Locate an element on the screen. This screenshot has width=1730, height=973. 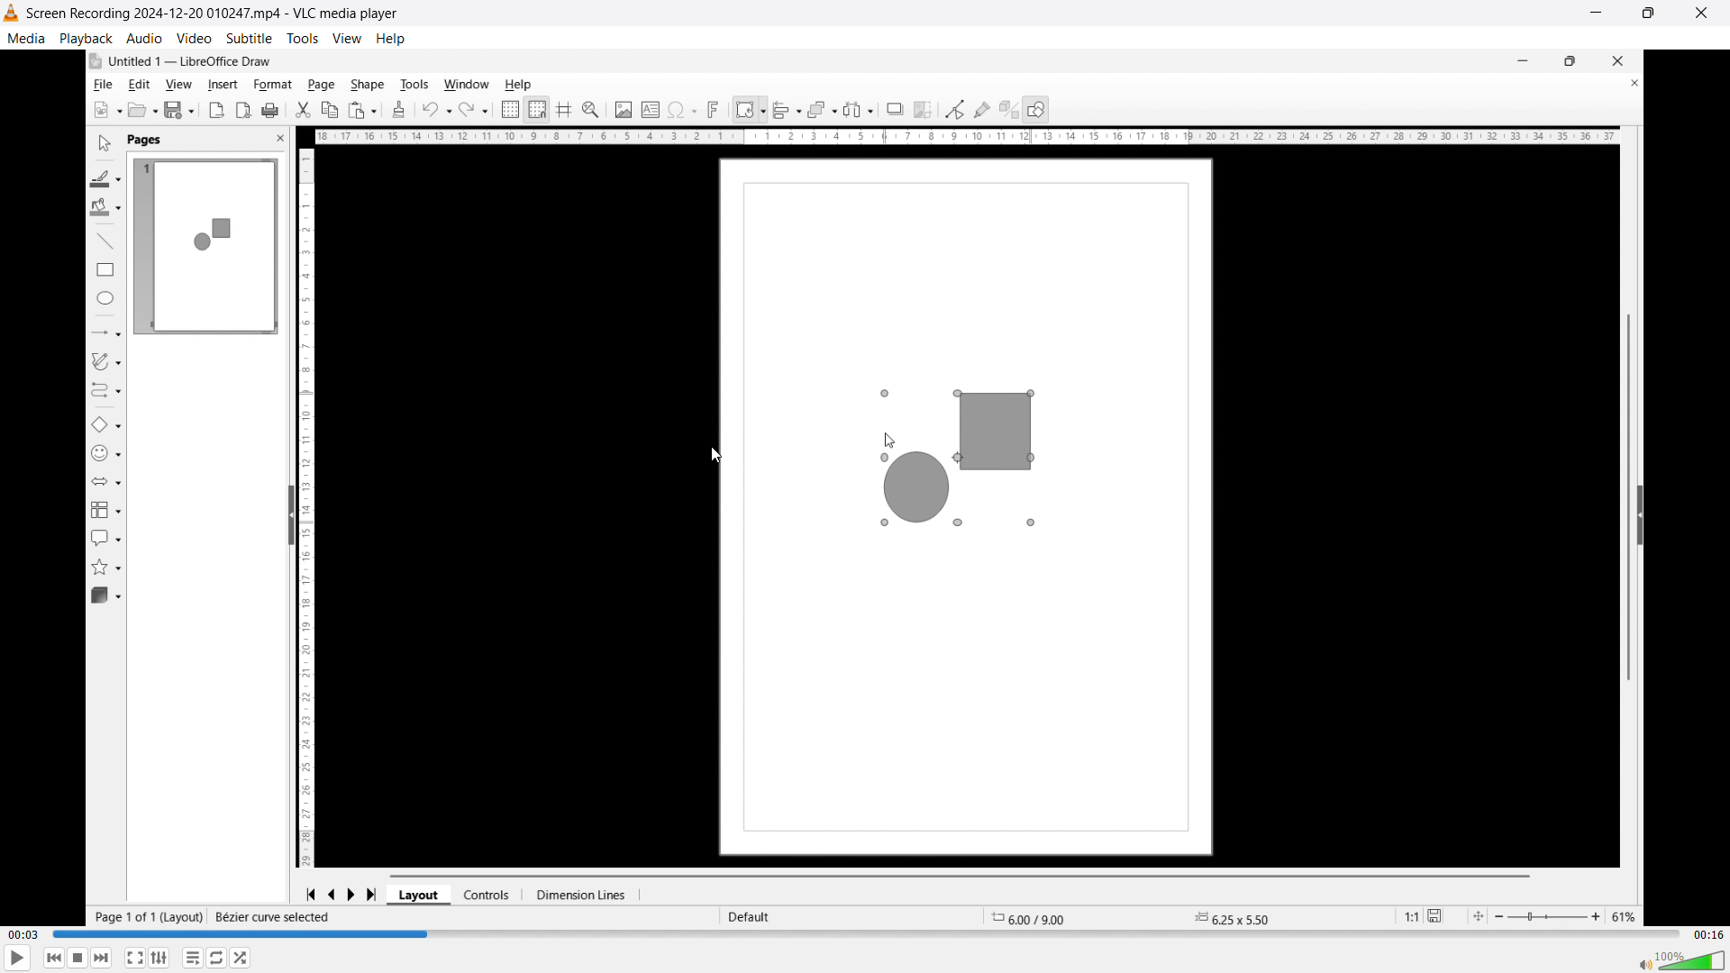
Close is located at coordinates (1705, 13).